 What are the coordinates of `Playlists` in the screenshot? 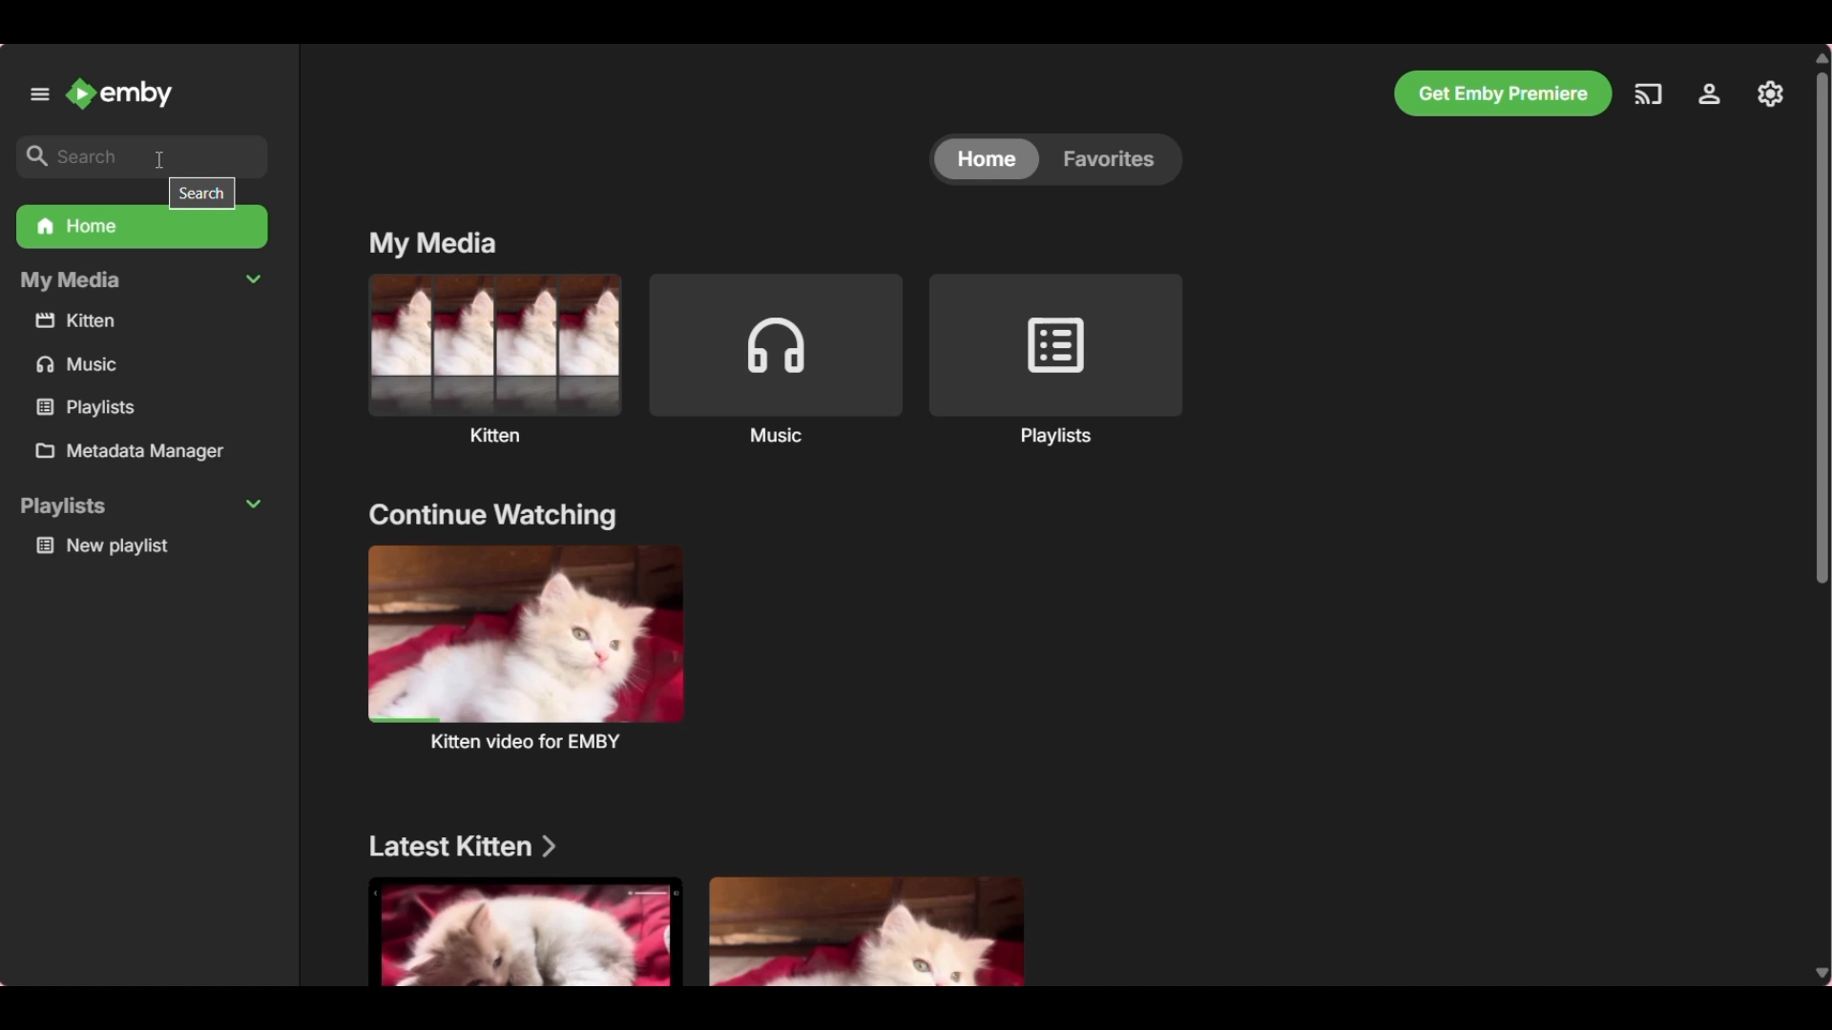 It's located at (1055, 359).